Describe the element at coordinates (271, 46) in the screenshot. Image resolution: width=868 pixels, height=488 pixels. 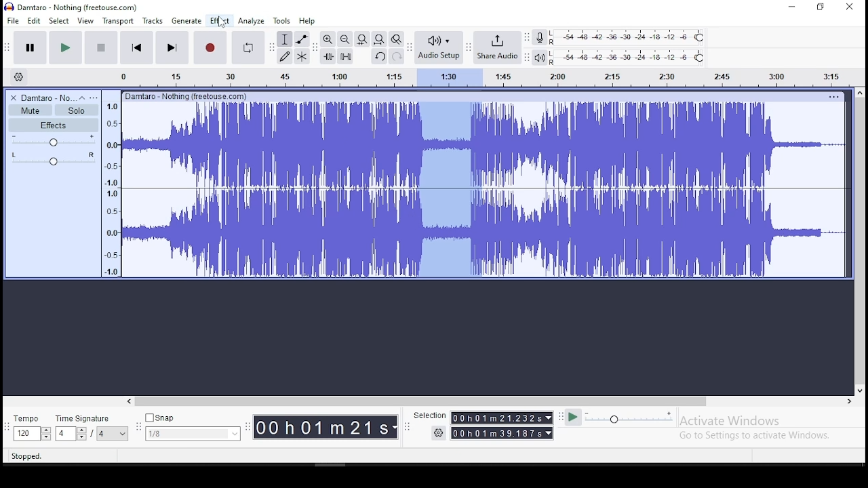
I see `` at that location.